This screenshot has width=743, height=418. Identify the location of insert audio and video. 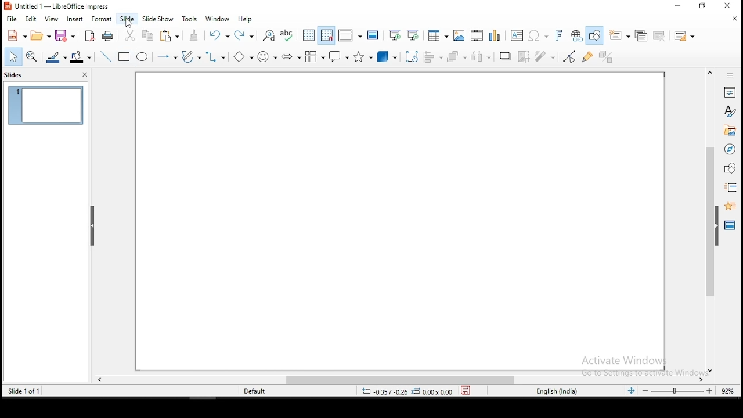
(477, 35).